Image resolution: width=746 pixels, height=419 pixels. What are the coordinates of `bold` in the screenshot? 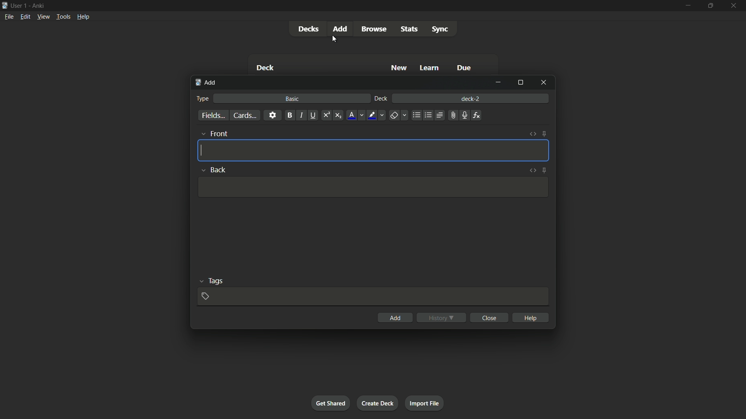 It's located at (289, 115).